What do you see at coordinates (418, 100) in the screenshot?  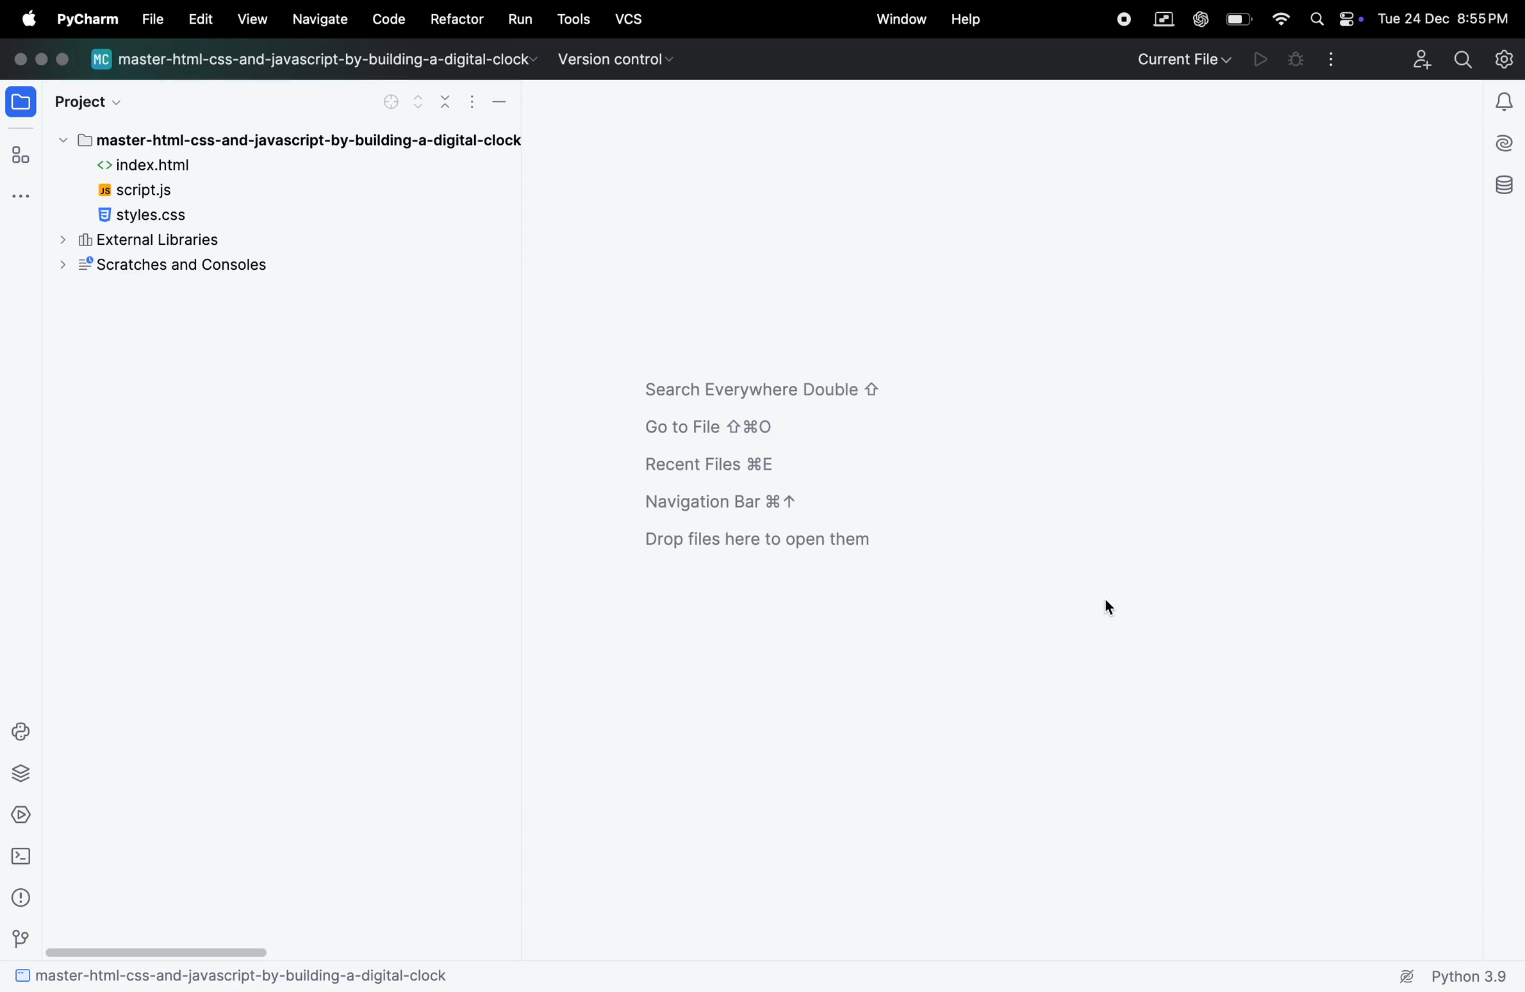 I see `expand selected` at bounding box center [418, 100].